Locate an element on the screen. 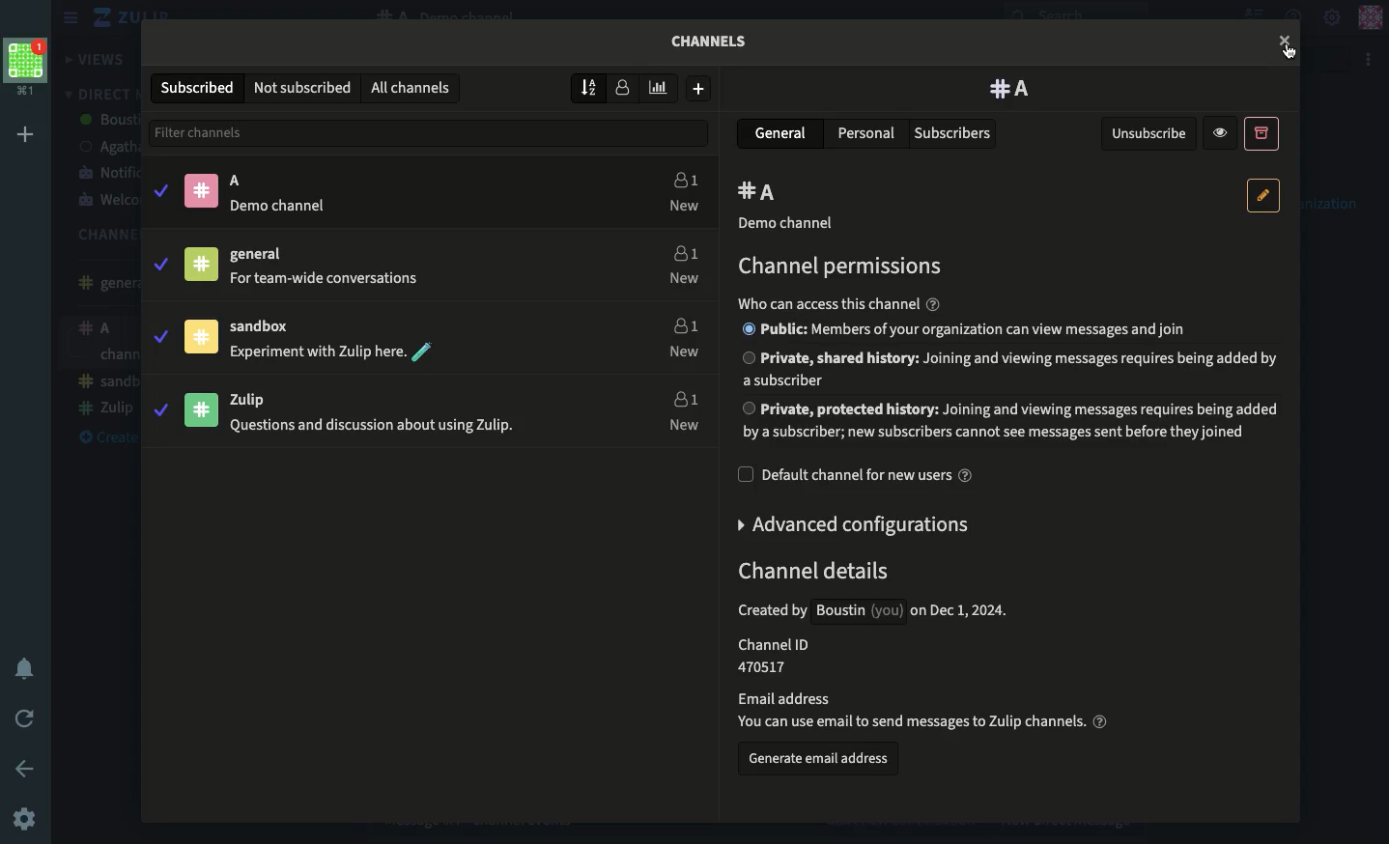 The height and width of the screenshot is (844, 1389). Add is located at coordinates (29, 134).